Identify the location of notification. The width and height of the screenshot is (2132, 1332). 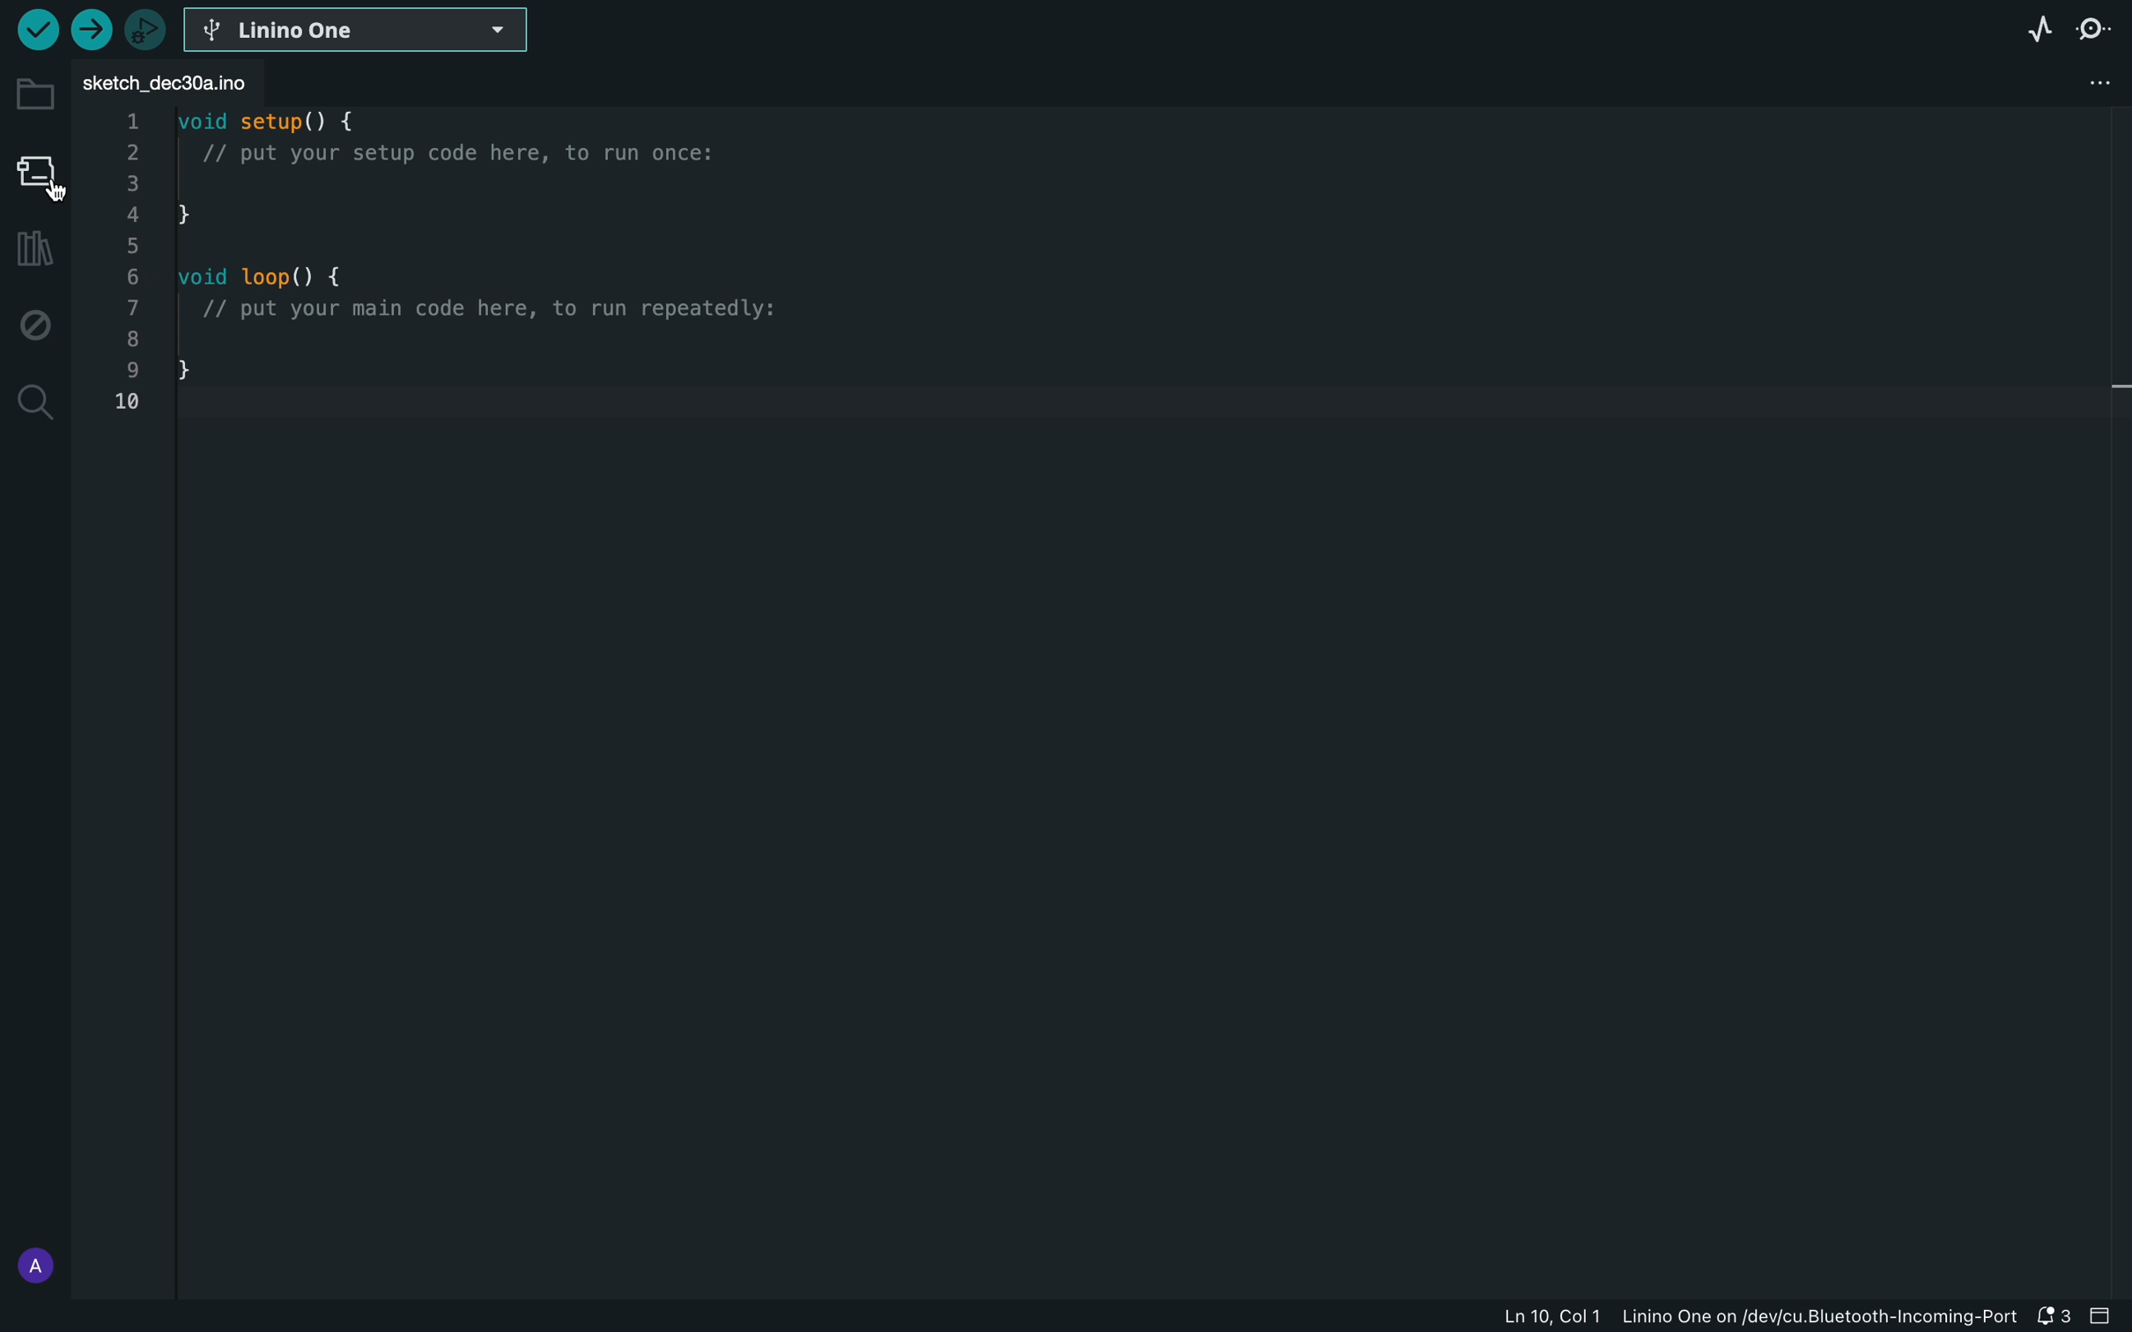
(2055, 1318).